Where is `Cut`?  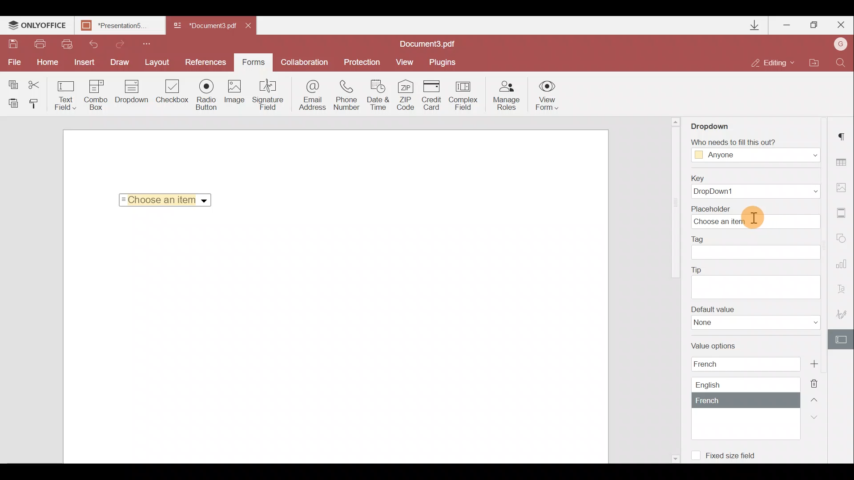 Cut is located at coordinates (40, 83).